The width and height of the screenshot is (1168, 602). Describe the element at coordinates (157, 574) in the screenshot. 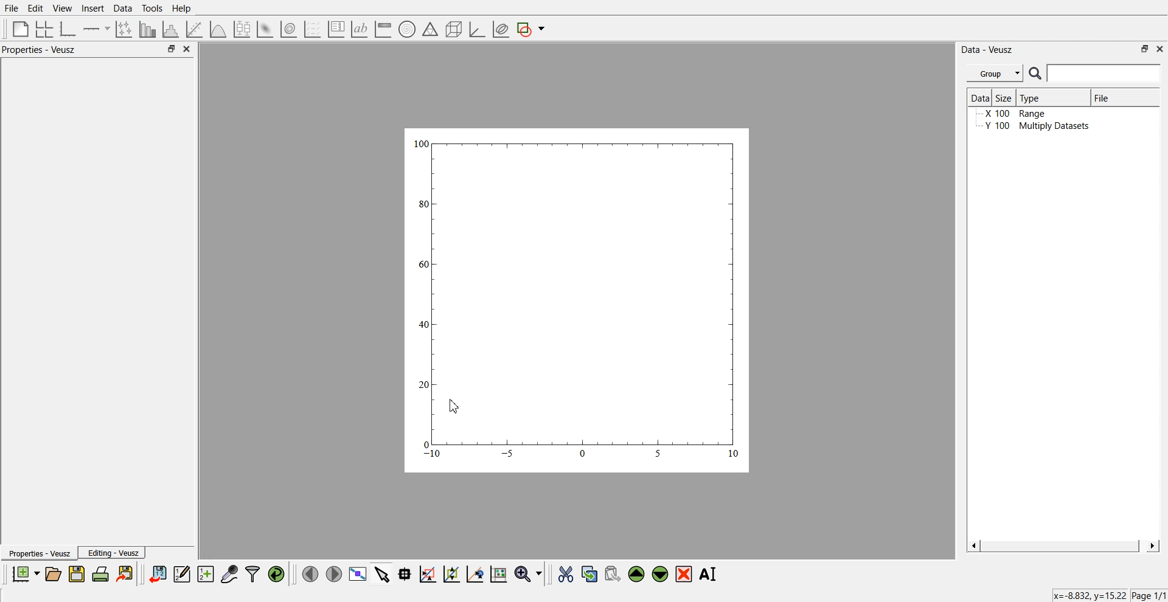

I see `import data sets` at that location.